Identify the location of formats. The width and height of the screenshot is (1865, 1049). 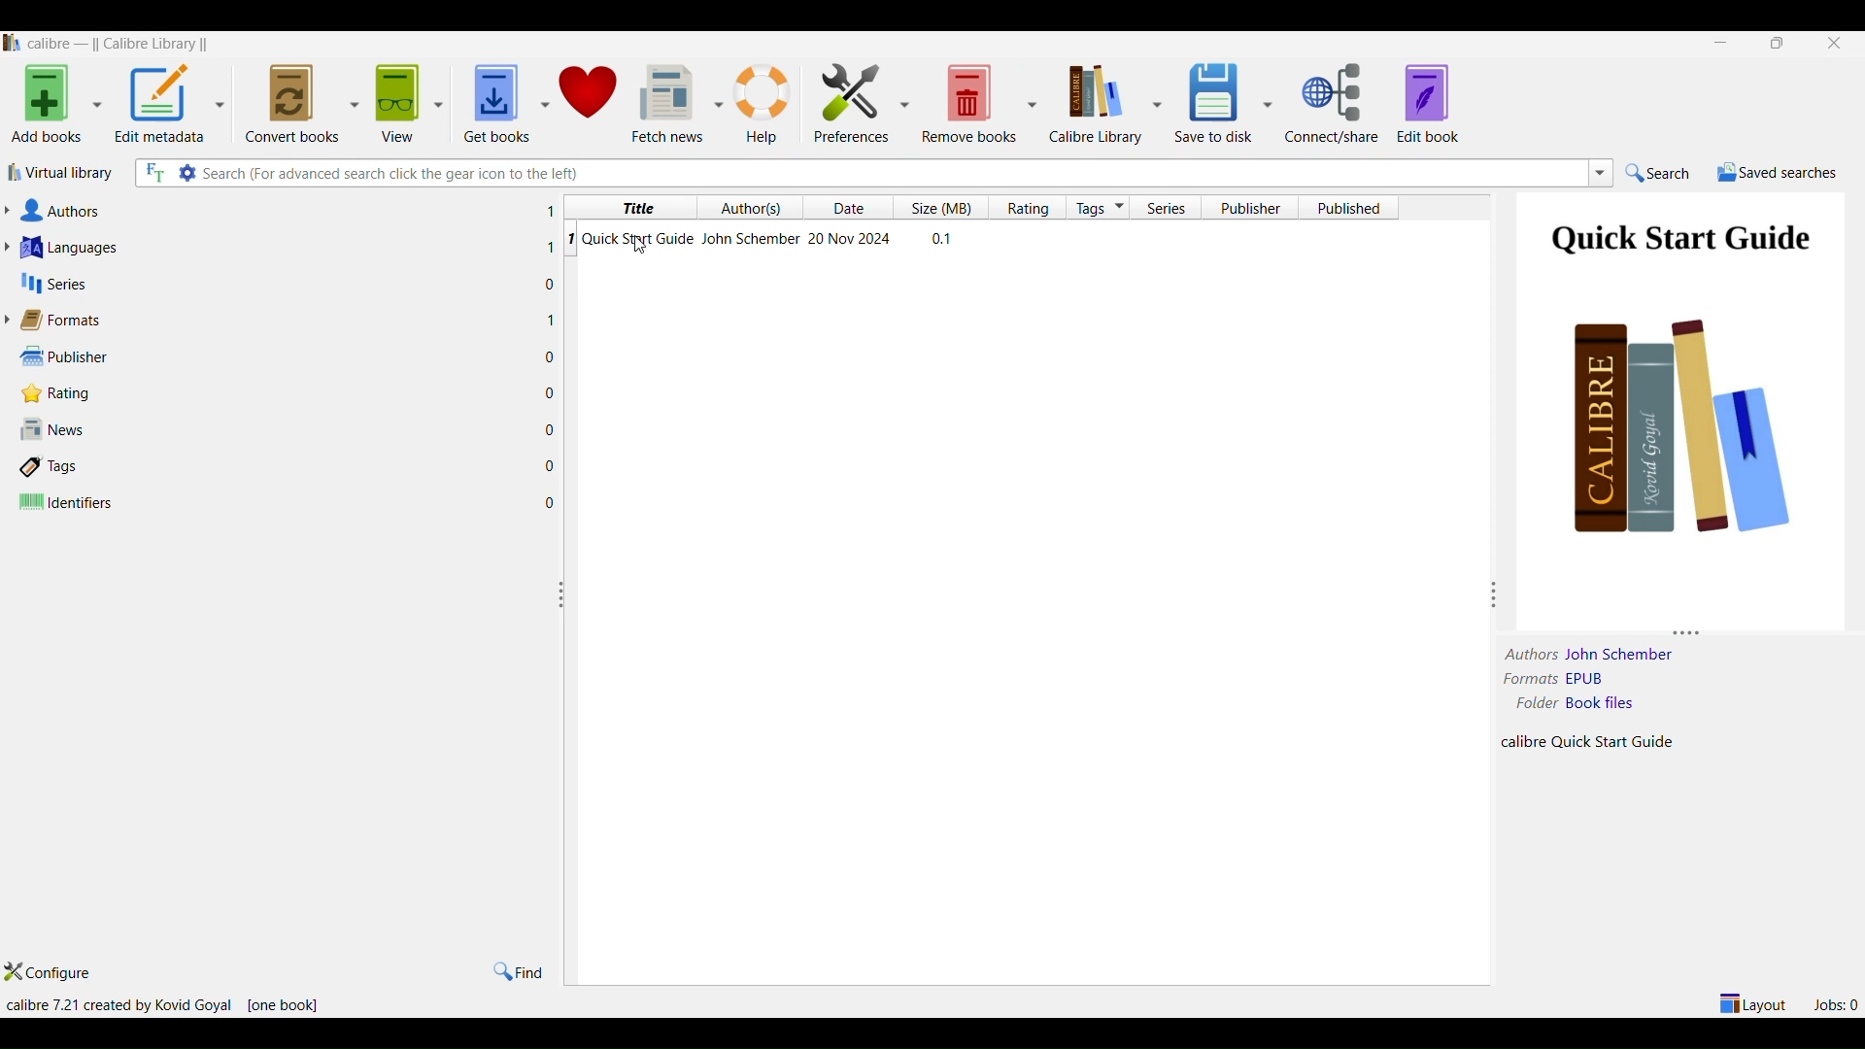
(279, 320).